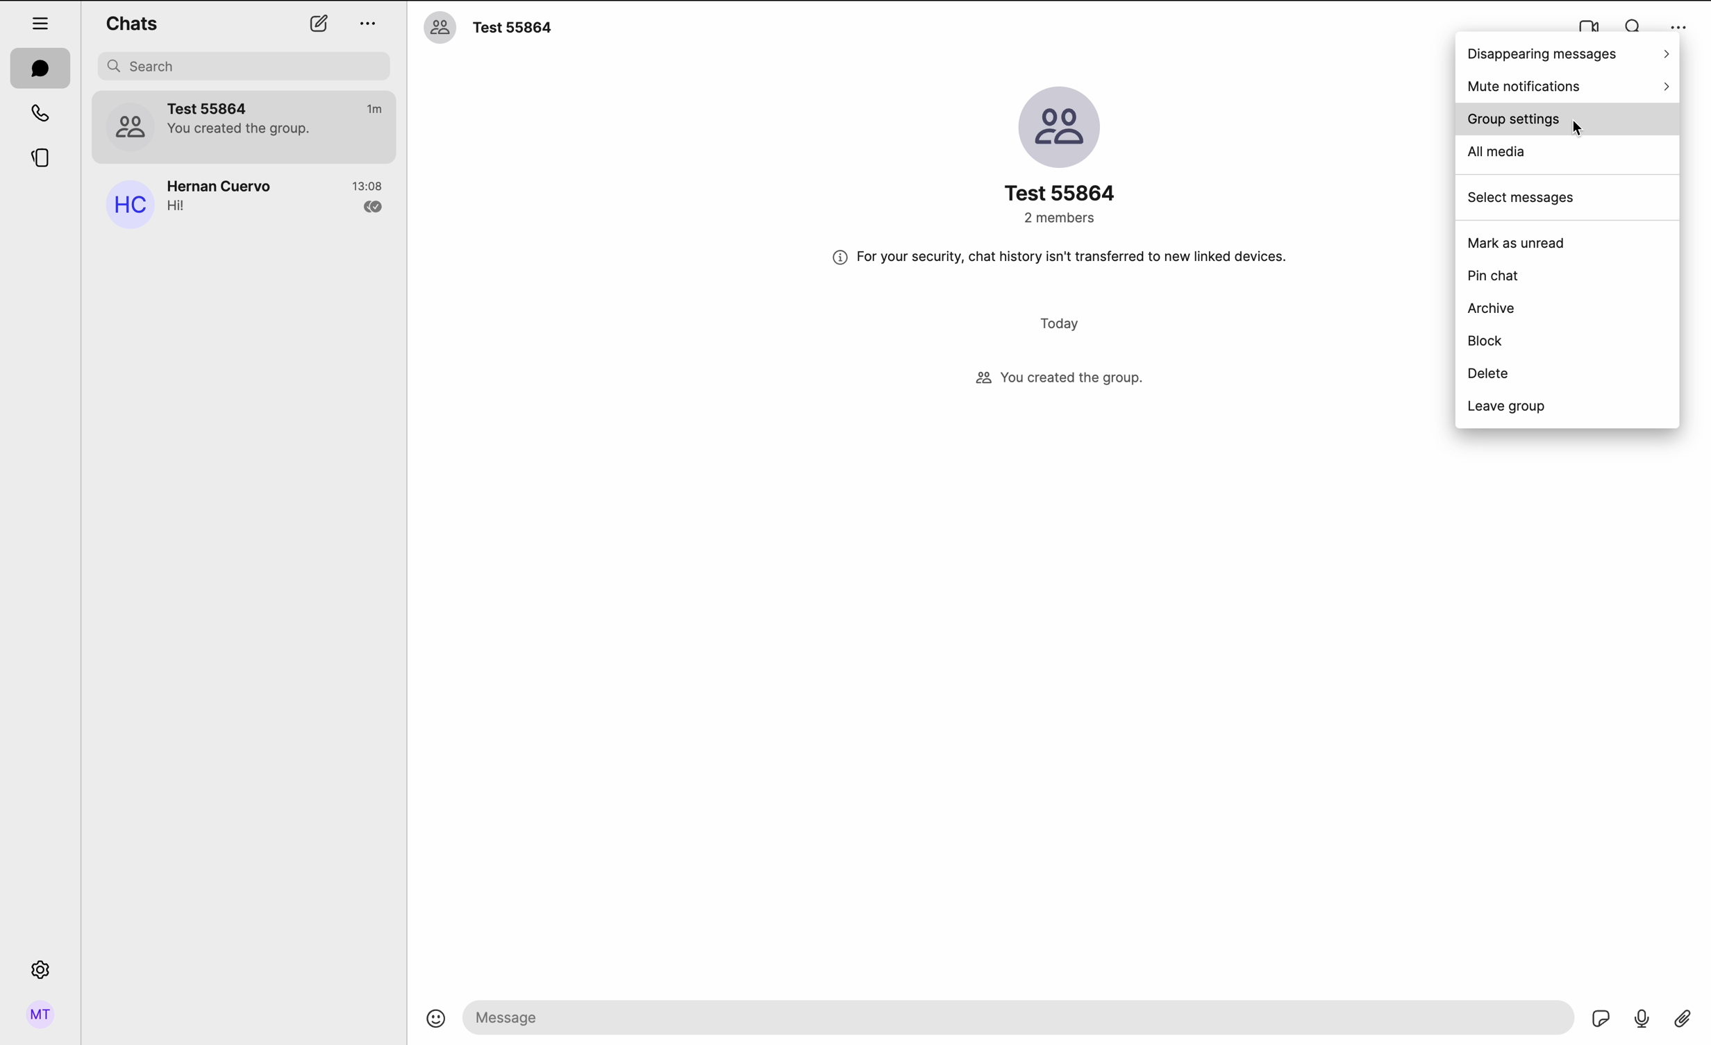 Image resolution: width=1711 pixels, height=1045 pixels. Describe the element at coordinates (1580, 130) in the screenshot. I see `cursor` at that location.